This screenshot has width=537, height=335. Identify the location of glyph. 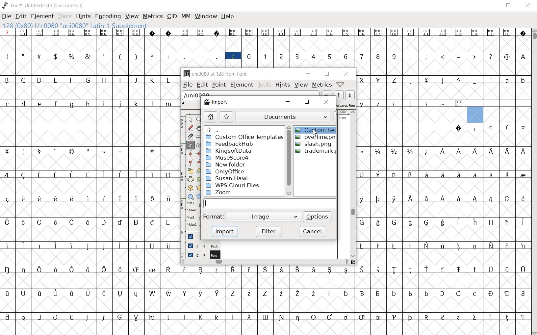
(168, 175).